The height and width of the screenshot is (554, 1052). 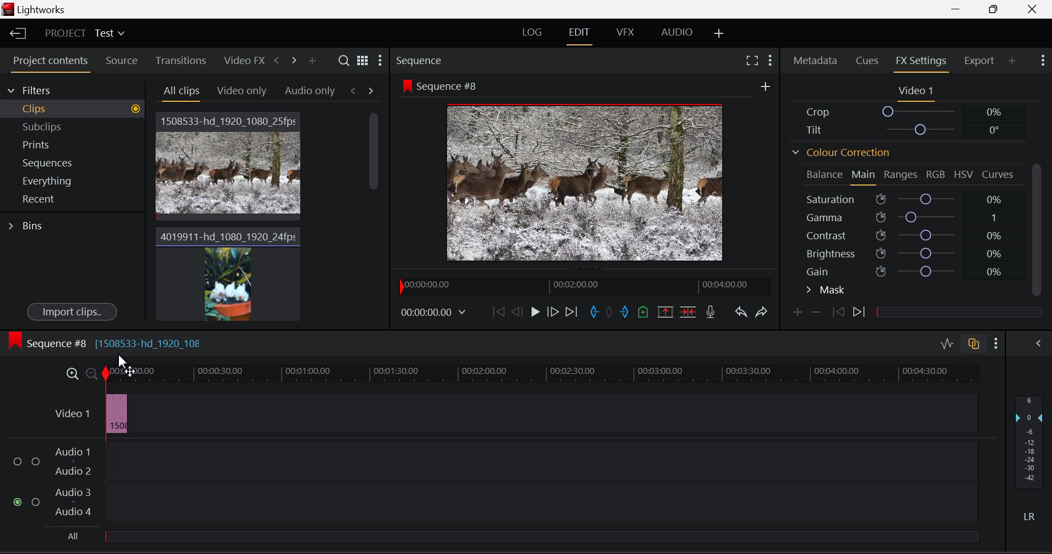 I want to click on Cues, so click(x=868, y=61).